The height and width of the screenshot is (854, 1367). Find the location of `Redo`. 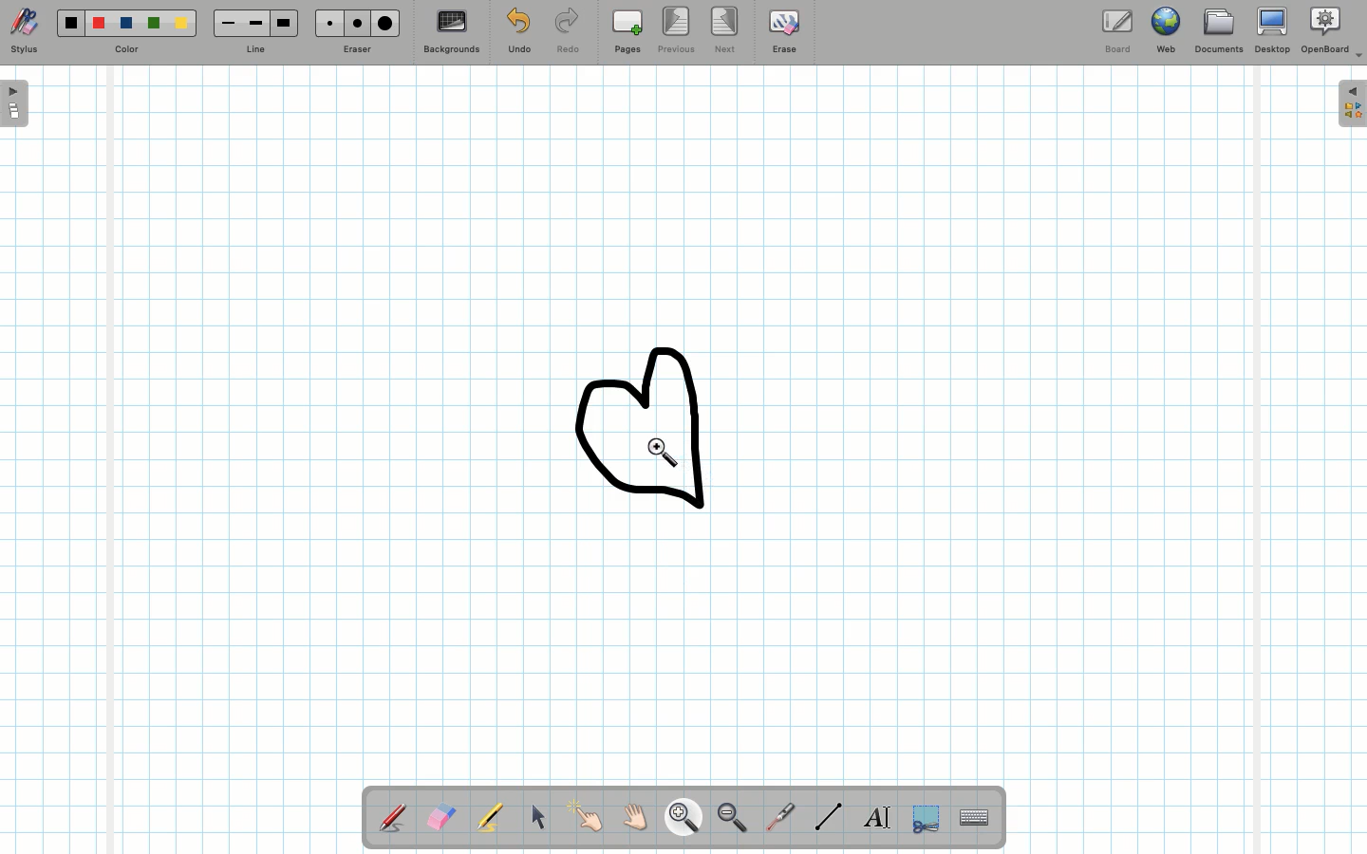

Redo is located at coordinates (565, 32).